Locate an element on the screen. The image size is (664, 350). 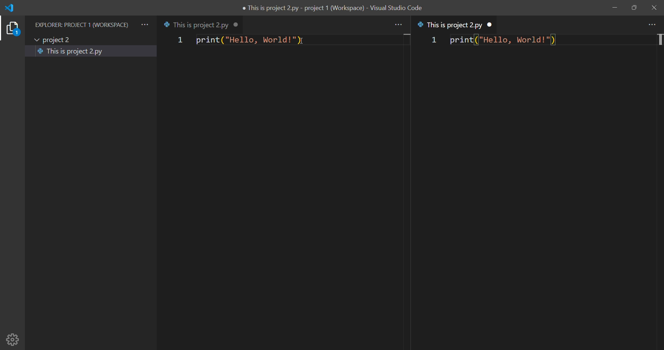
new editor group is located at coordinates (539, 209).